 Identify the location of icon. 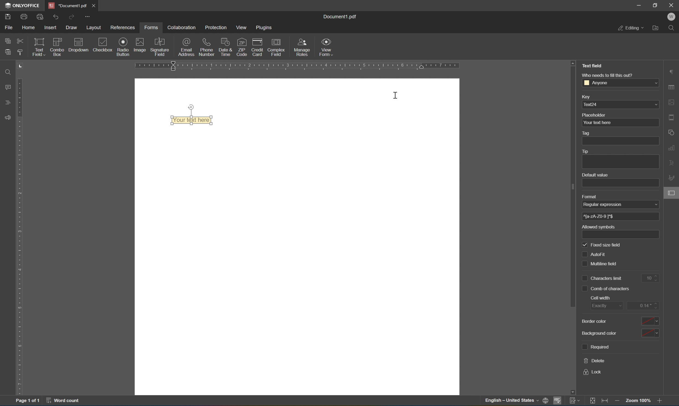
(57, 48).